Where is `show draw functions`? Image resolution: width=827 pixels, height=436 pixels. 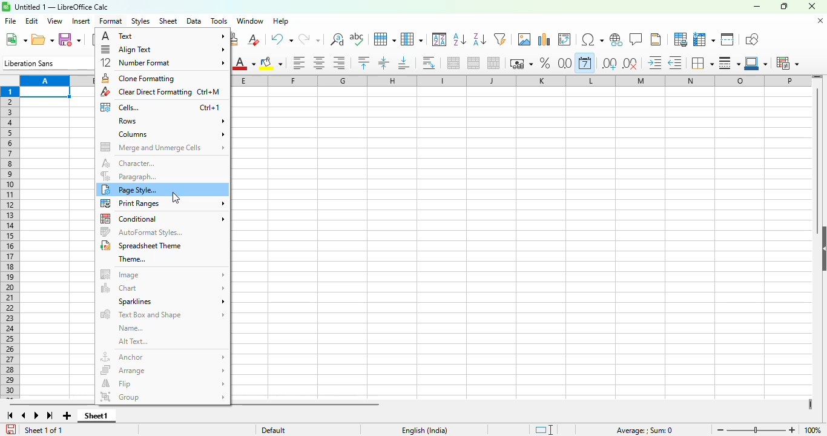
show draw functions is located at coordinates (751, 40).